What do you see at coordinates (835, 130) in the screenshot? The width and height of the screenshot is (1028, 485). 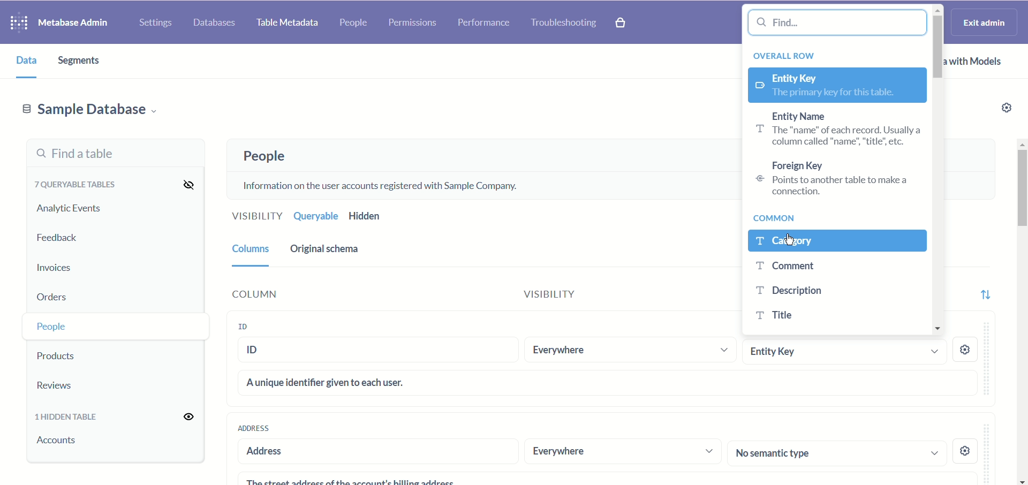 I see `Entity Name
T The "name" of each record. Usually a
column called “name”, “title”, etc.` at bounding box center [835, 130].